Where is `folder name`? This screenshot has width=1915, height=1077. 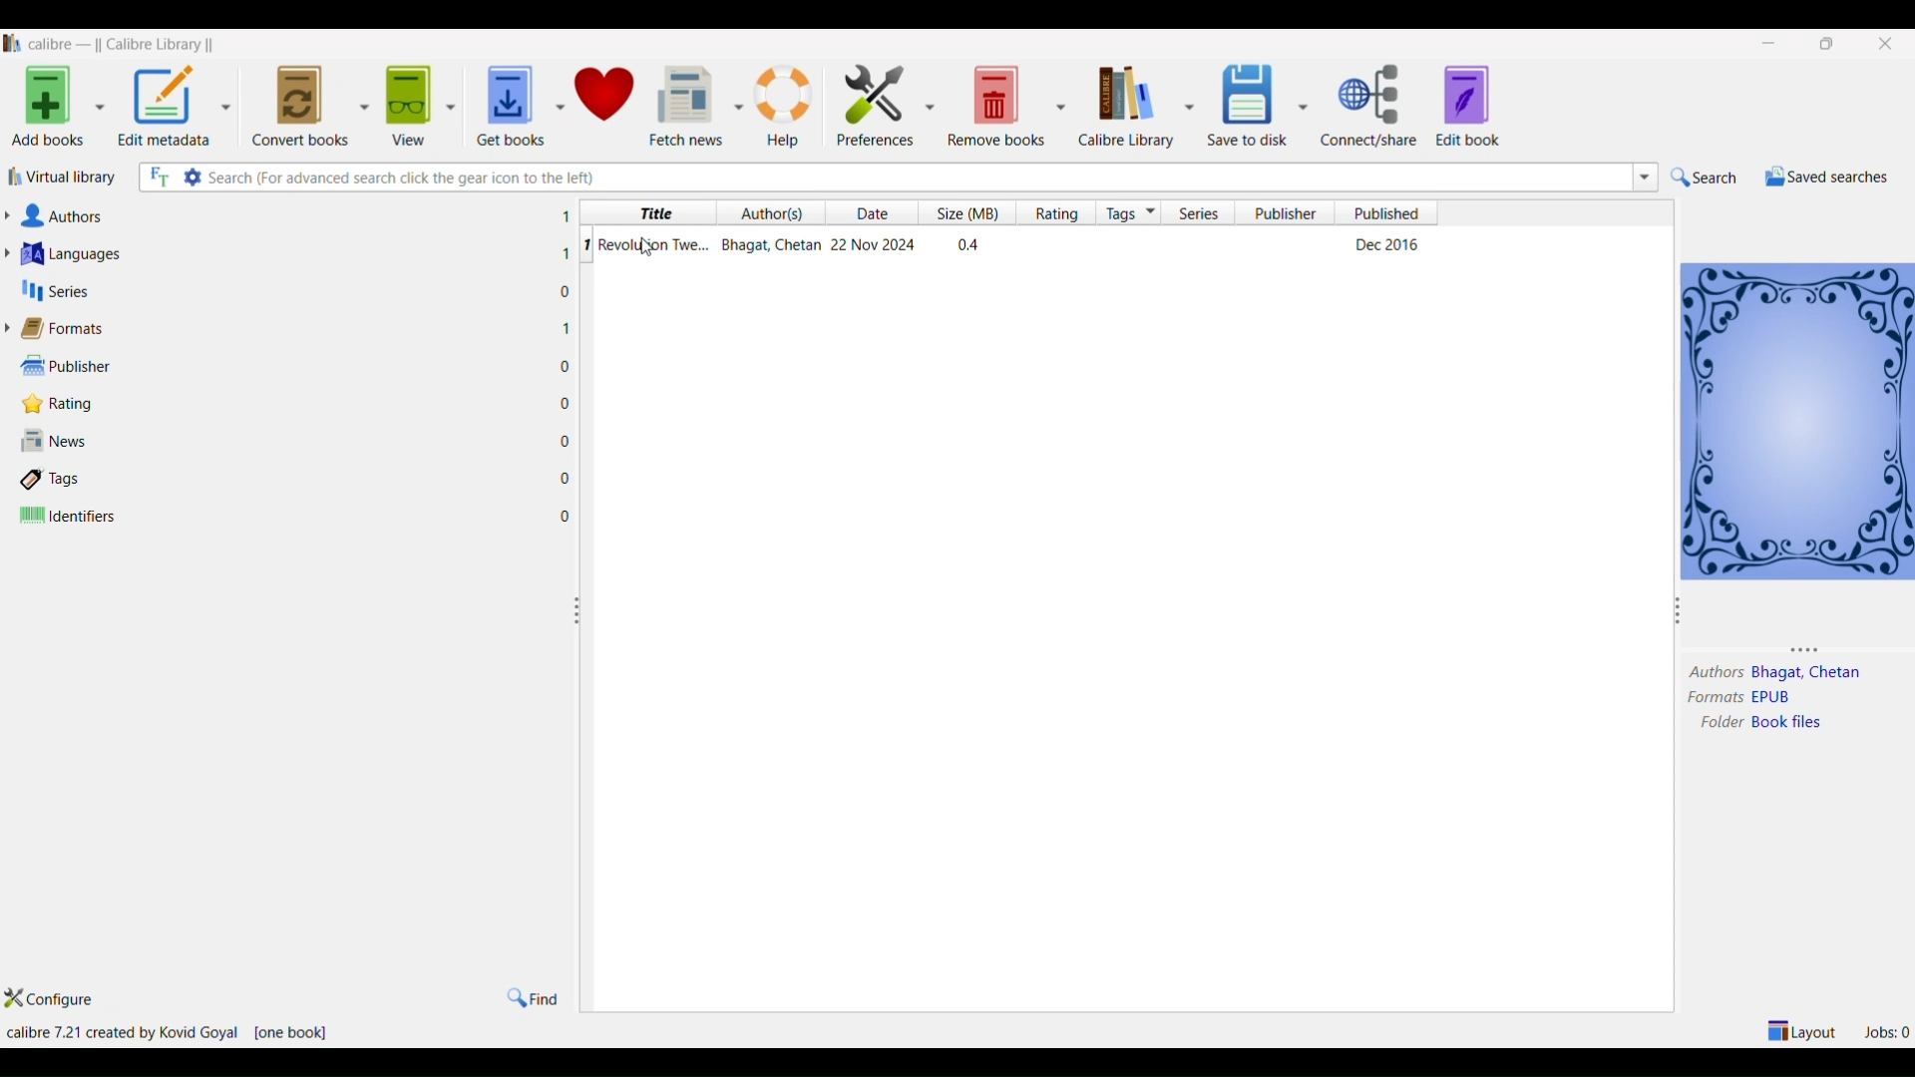
folder name is located at coordinates (1791, 723).